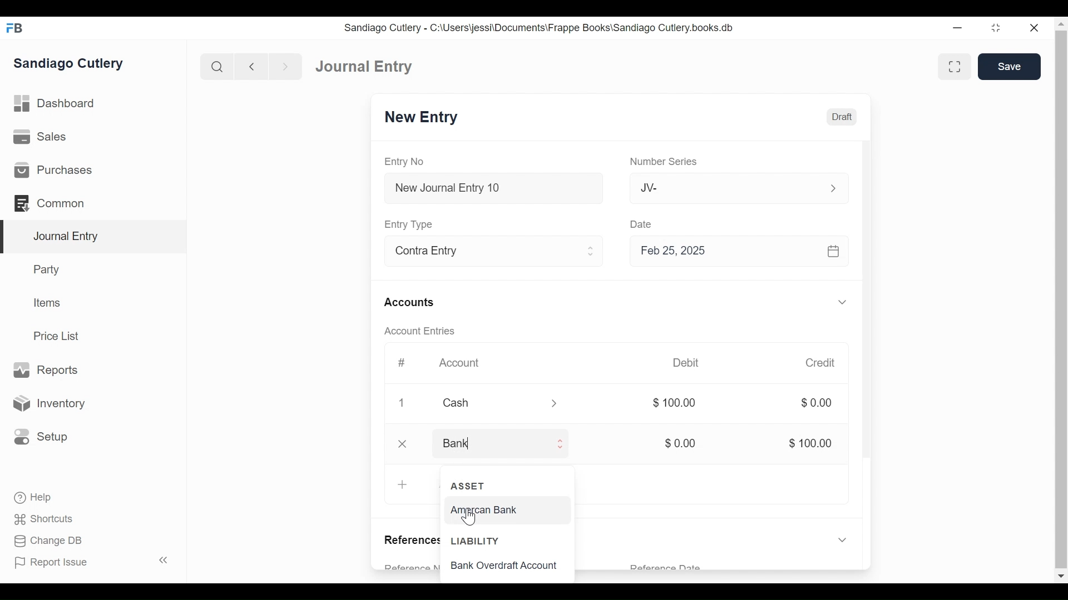 This screenshot has width=1068, height=600. I want to click on ASSET, so click(469, 486).